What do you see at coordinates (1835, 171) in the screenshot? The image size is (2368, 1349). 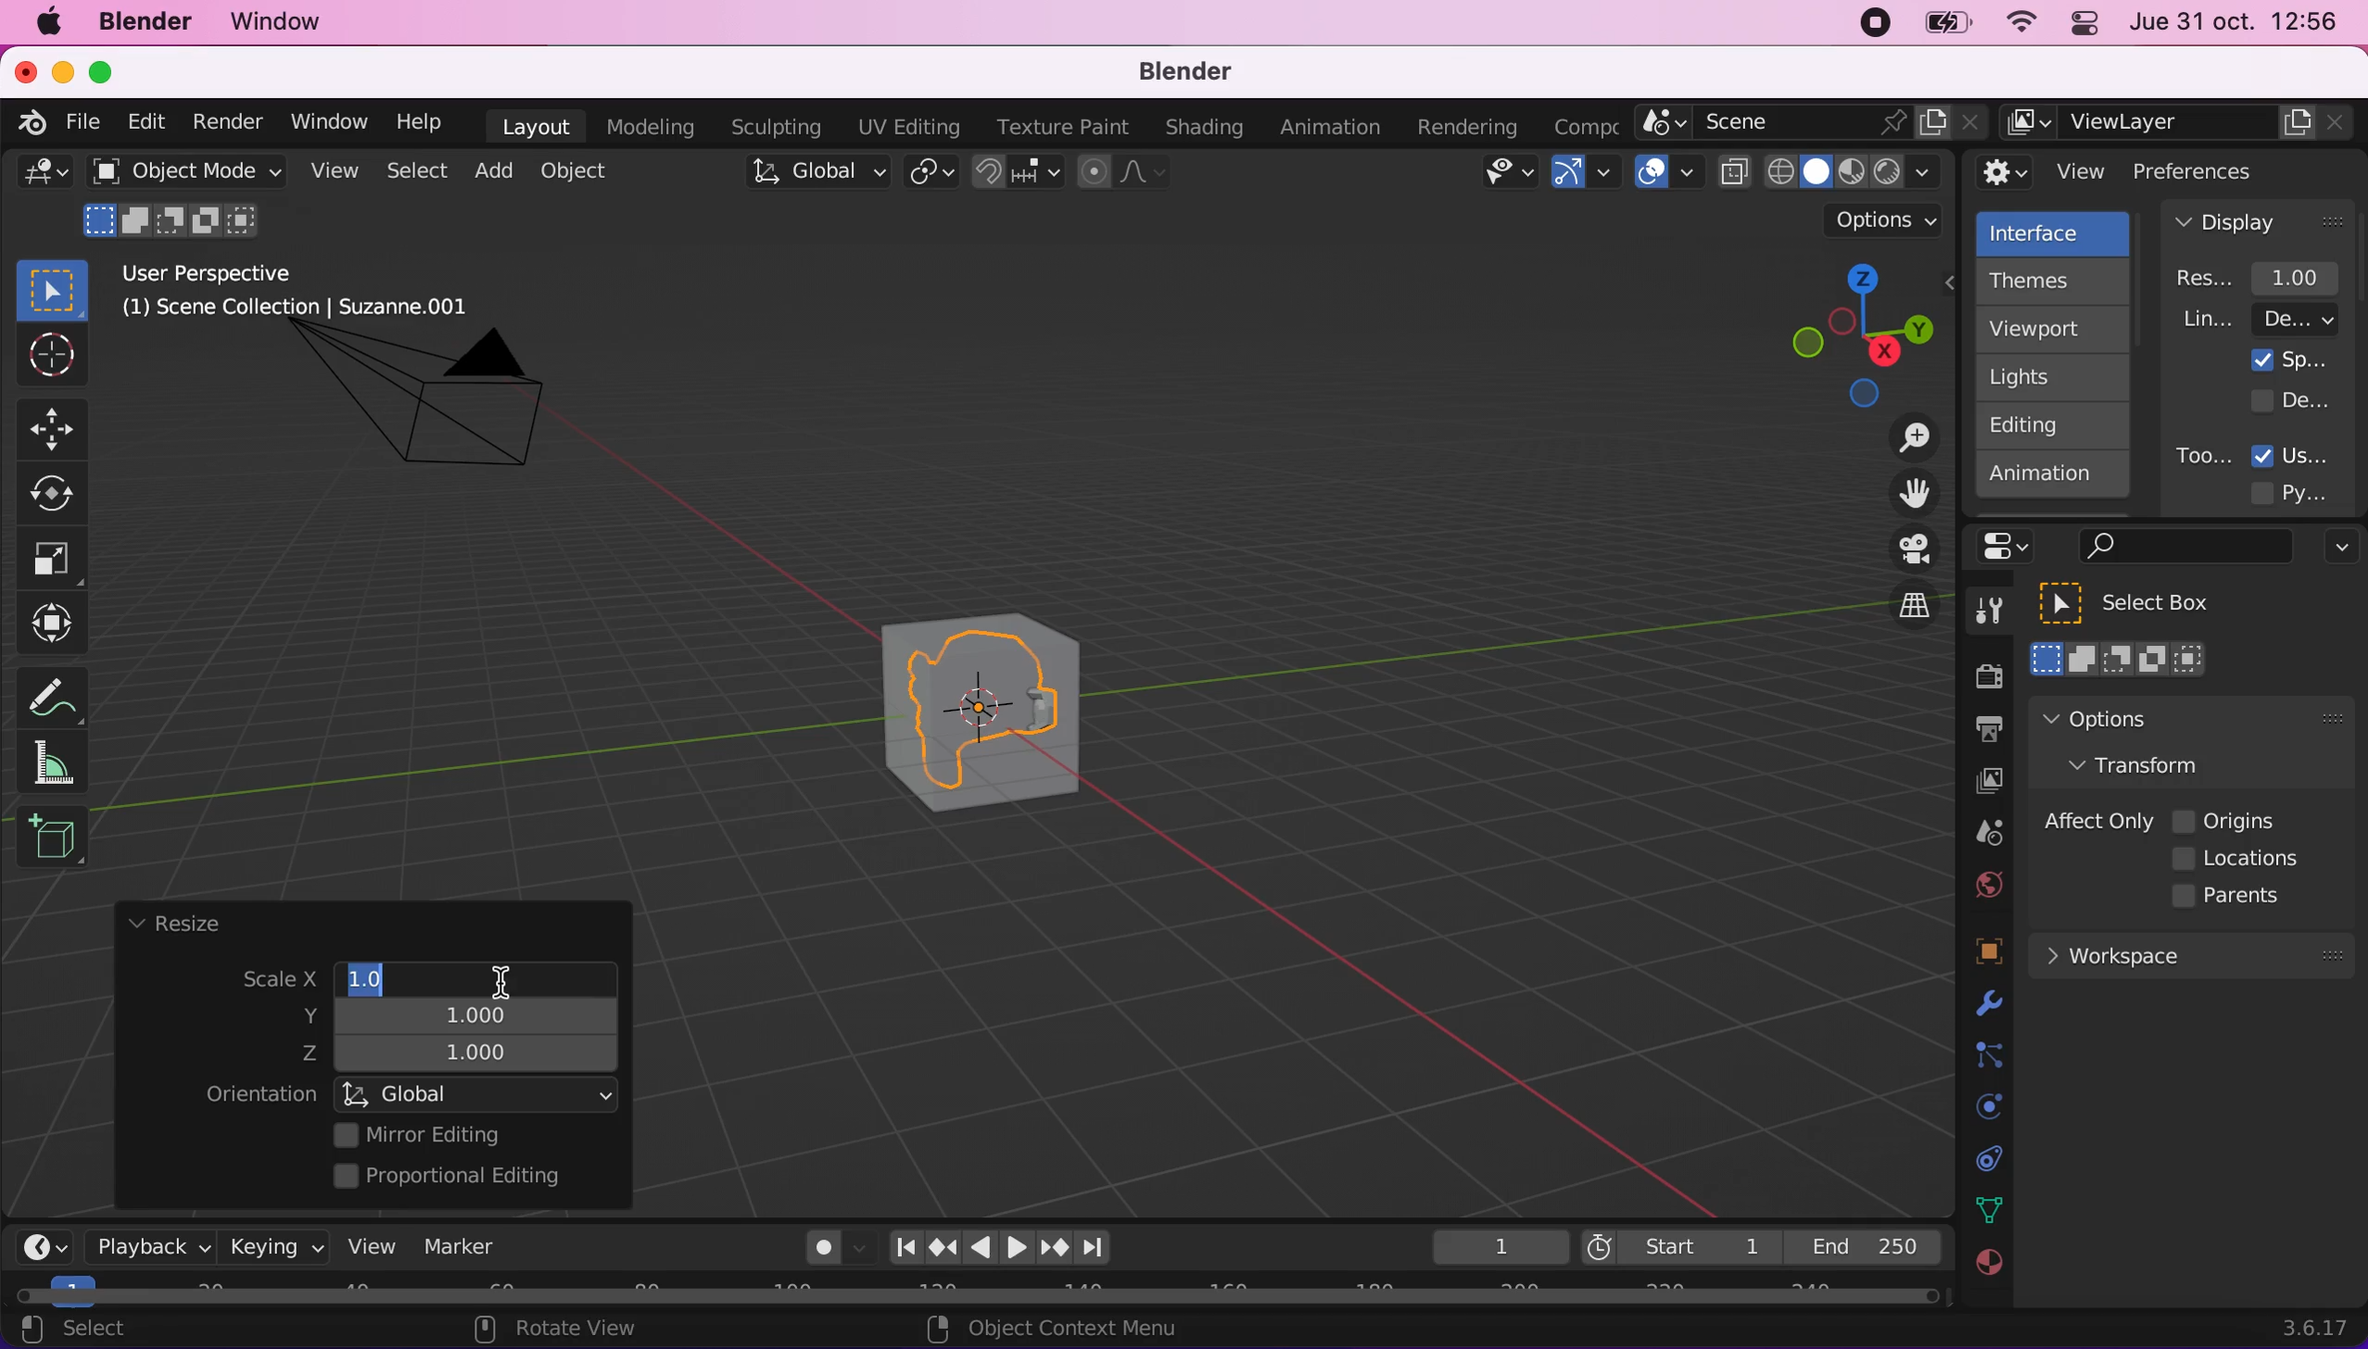 I see `viewport shading` at bounding box center [1835, 171].